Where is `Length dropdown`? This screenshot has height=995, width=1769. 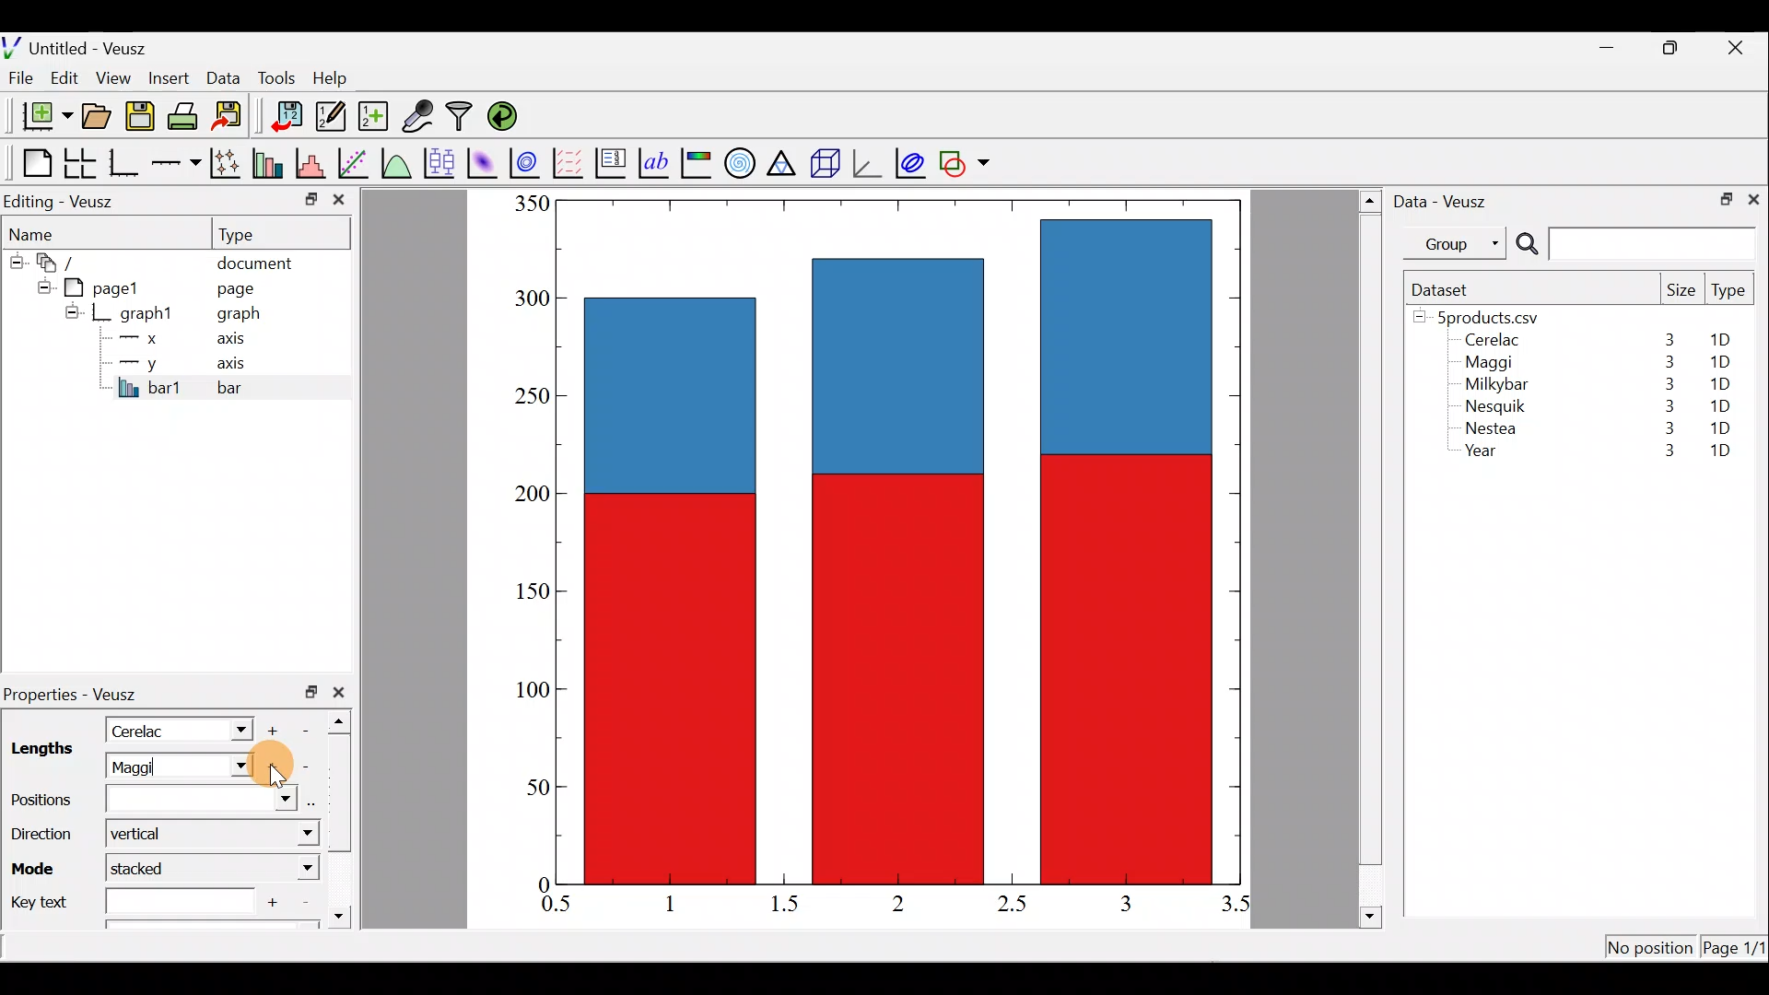
Length dropdown is located at coordinates (232, 729).